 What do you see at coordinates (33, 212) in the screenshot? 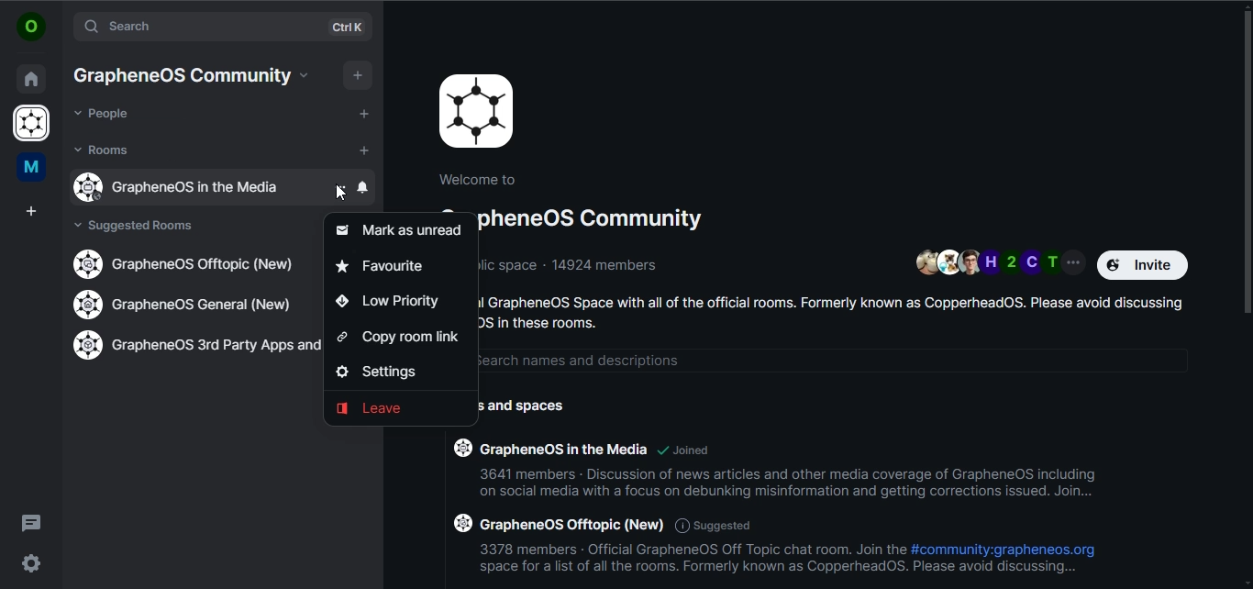
I see `create a space` at bounding box center [33, 212].